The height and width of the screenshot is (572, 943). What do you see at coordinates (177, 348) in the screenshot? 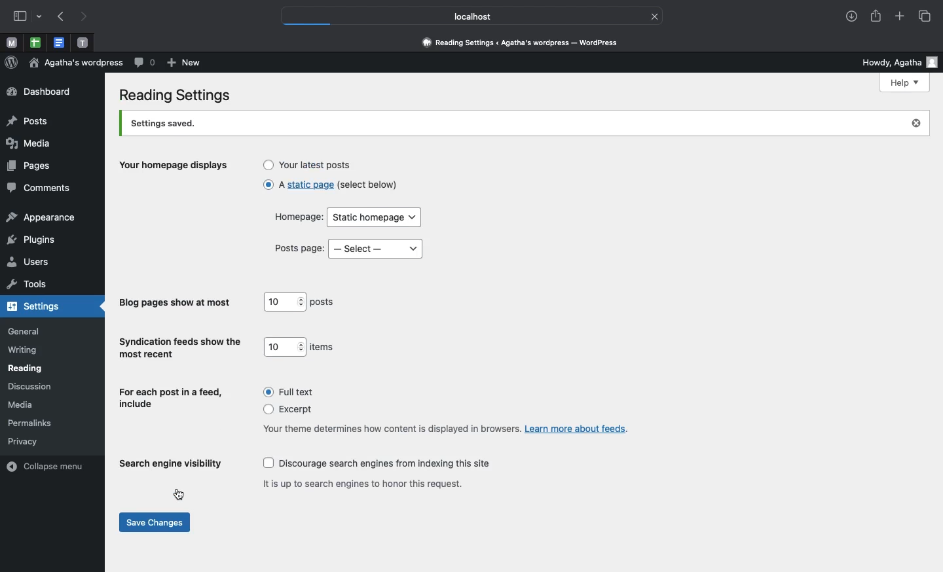
I see `syndication feeds show the most recent` at bounding box center [177, 348].